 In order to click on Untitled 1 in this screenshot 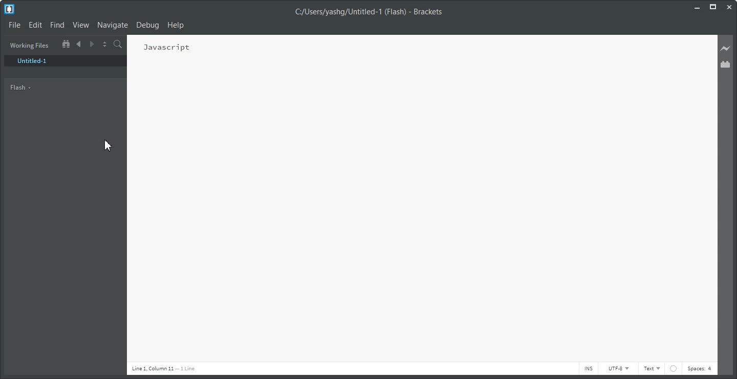, I will do `click(44, 60)`.